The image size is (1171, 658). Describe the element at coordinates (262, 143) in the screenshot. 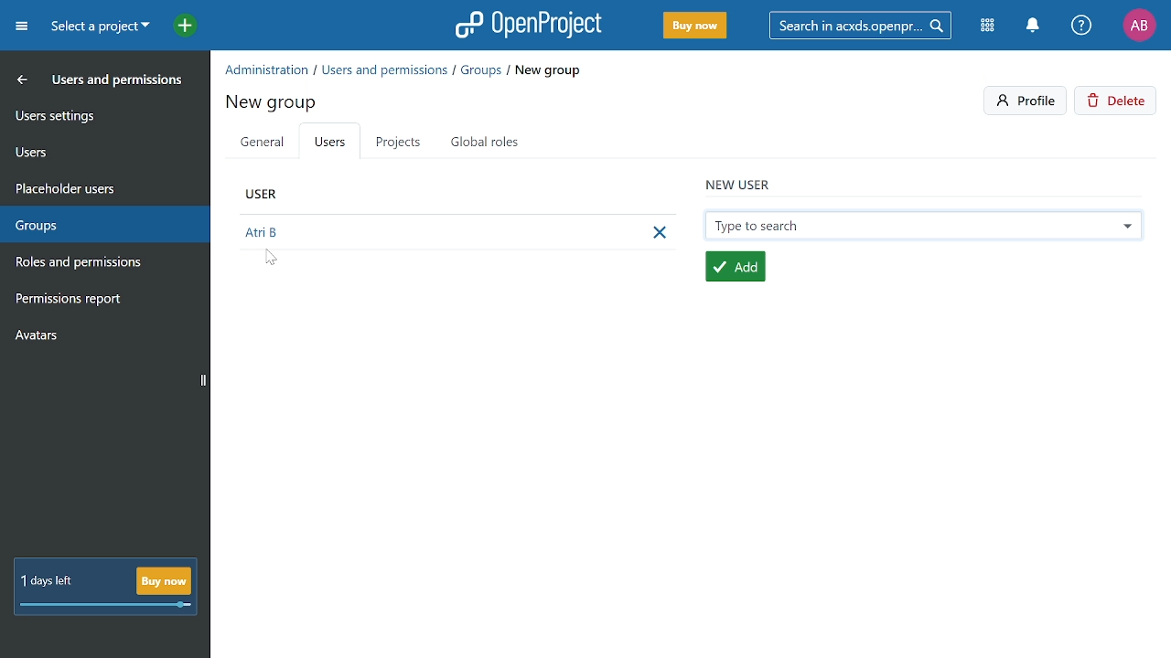

I see `General` at that location.